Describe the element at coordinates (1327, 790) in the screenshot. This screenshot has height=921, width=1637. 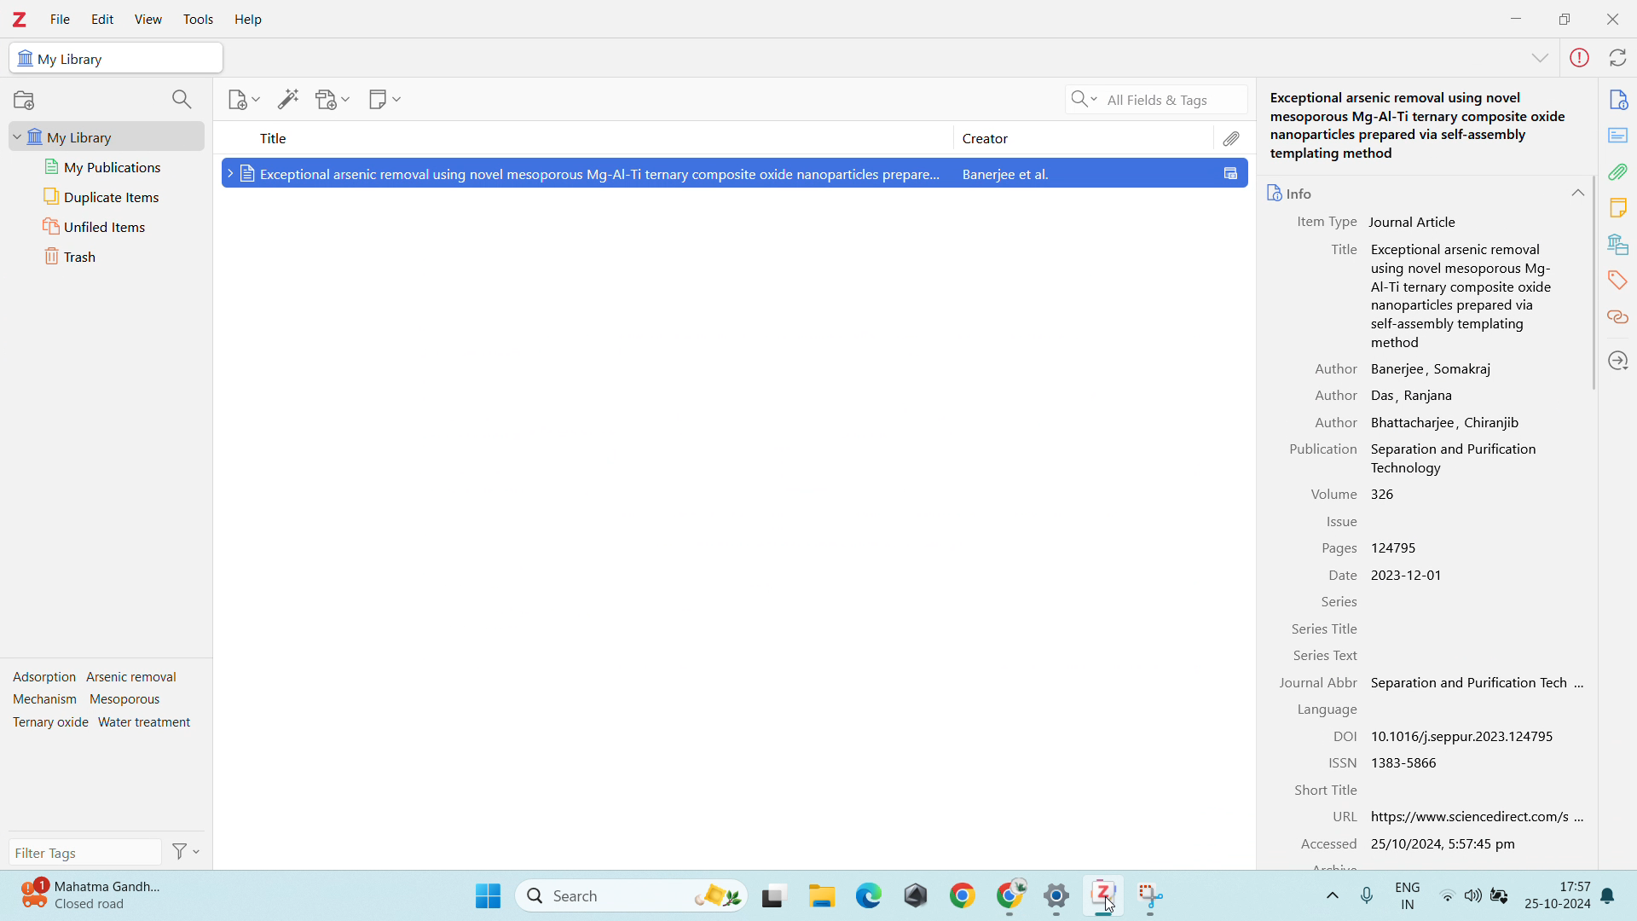
I see `Short Title` at that location.